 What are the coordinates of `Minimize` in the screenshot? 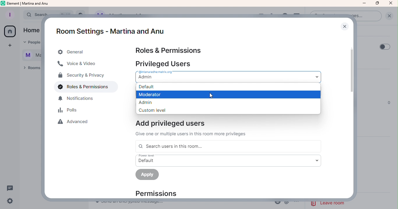 It's located at (364, 3).